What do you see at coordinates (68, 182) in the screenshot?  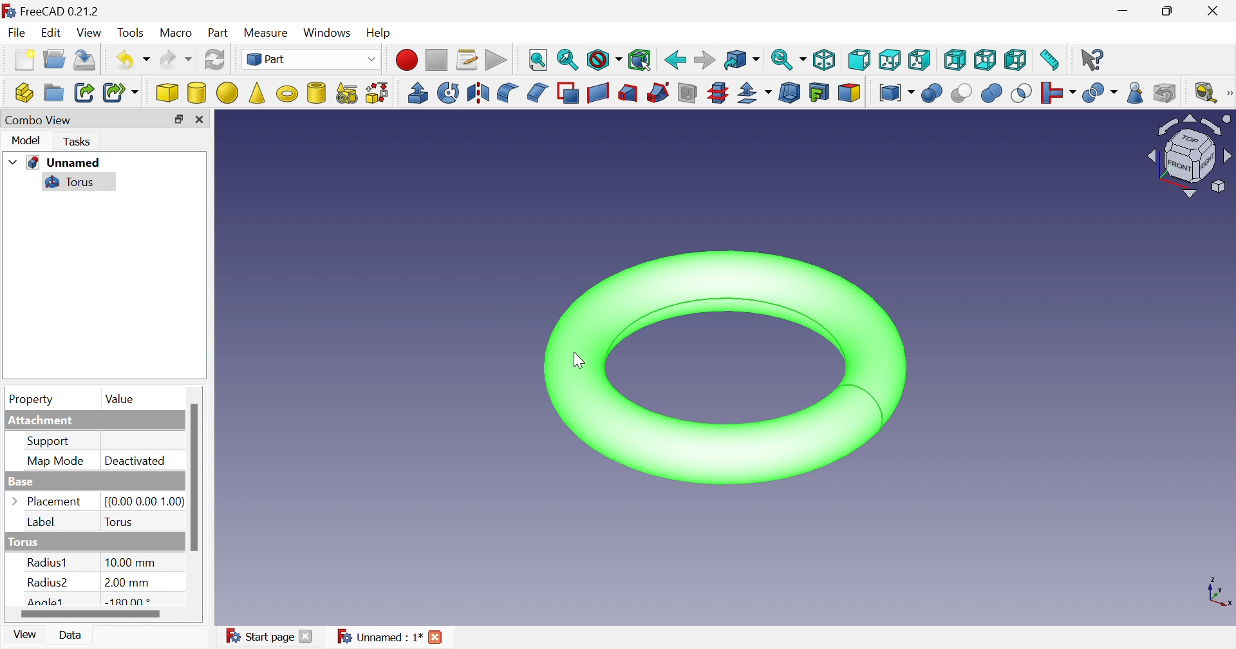 I see `Torus` at bounding box center [68, 182].